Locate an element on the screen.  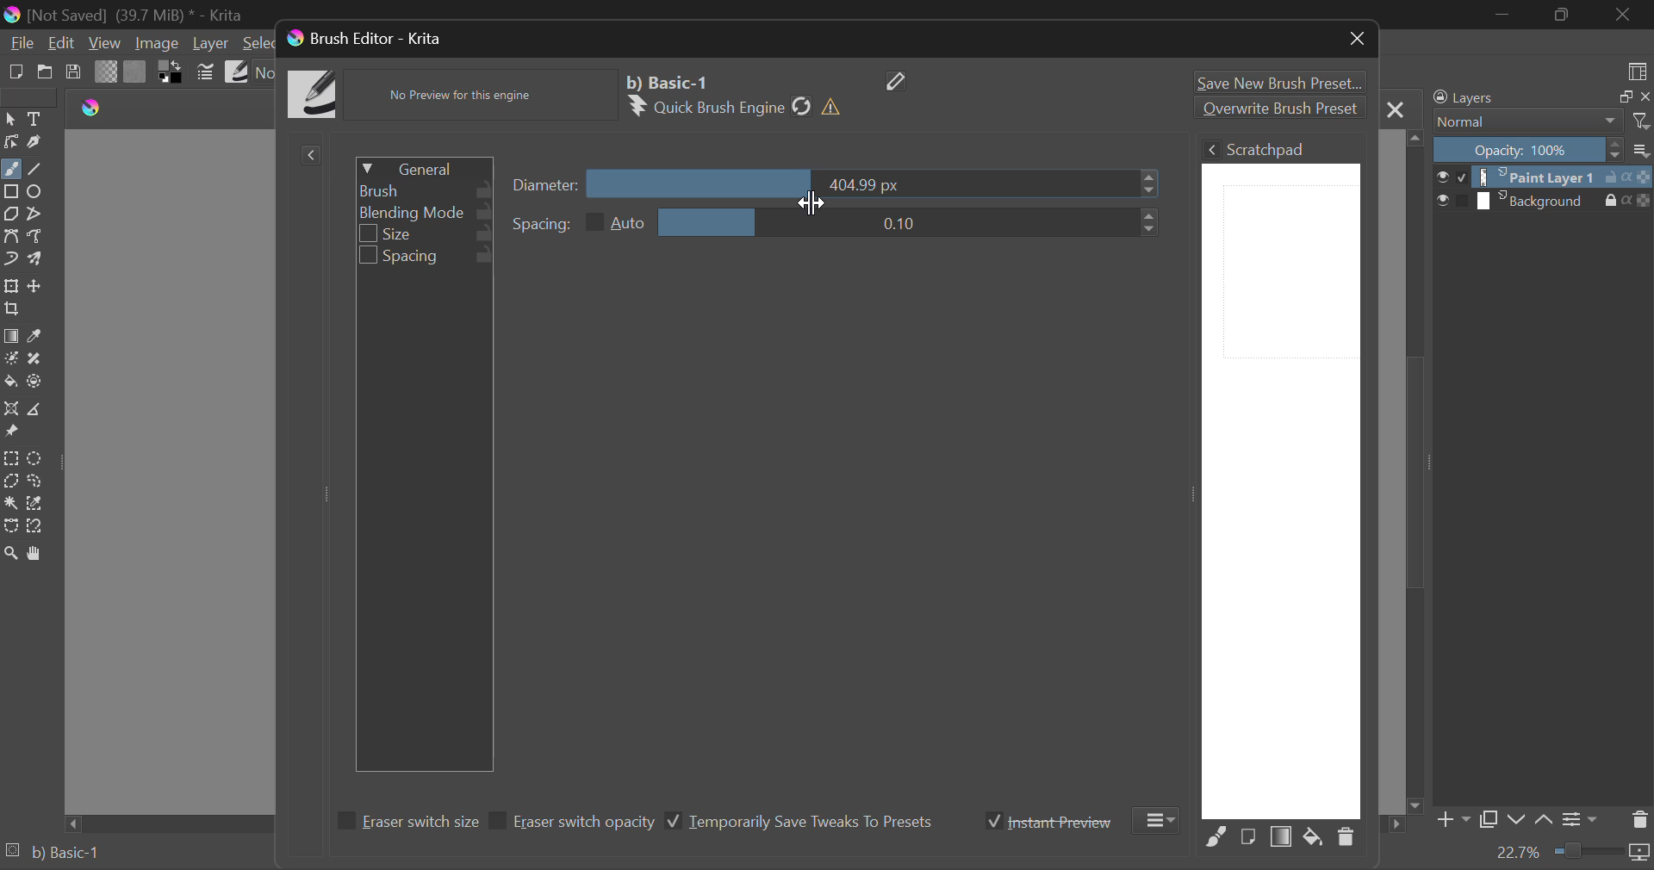
Fill area with current Image is located at coordinates (1247, 837).